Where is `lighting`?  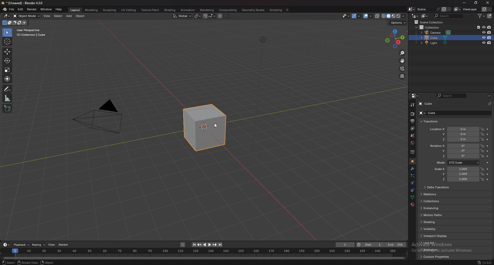
lighting is located at coordinates (264, 41).